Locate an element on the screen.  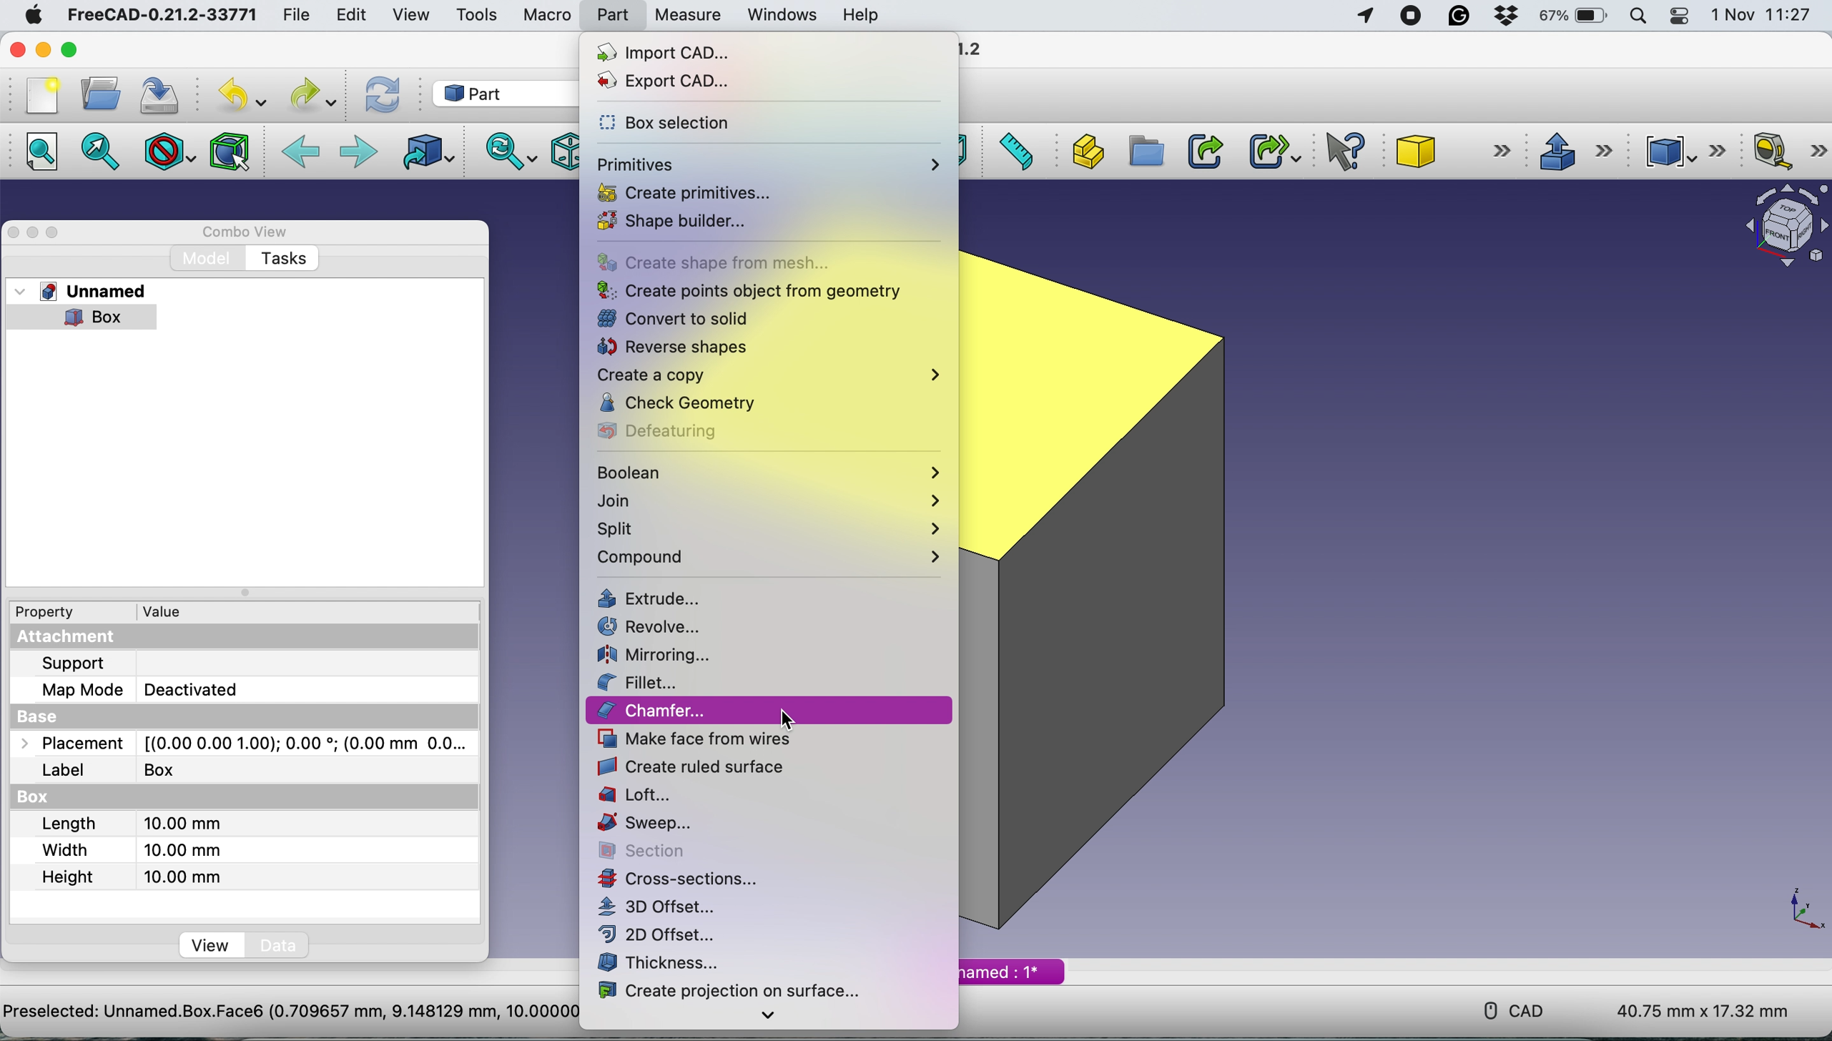
box is located at coordinates (91, 315).